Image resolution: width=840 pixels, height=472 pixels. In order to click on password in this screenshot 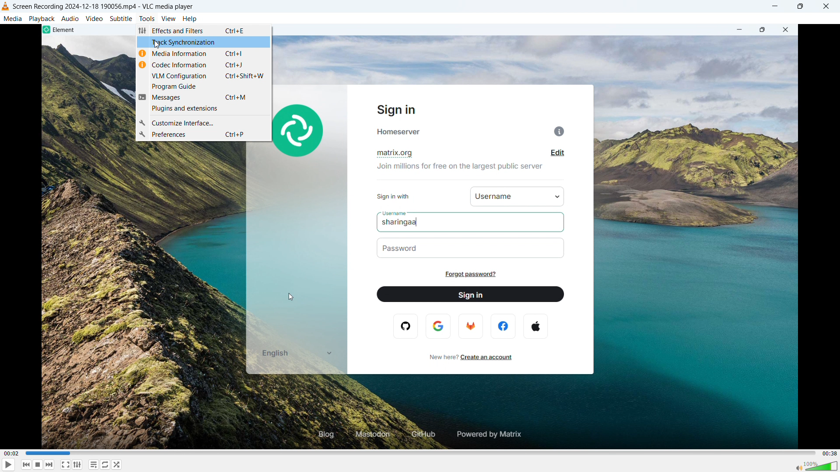, I will do `click(473, 248)`.